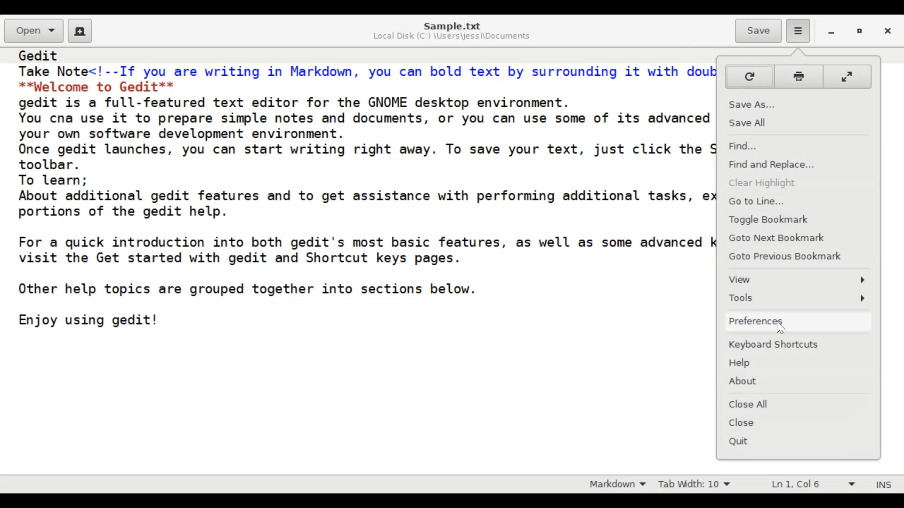 The height and width of the screenshot is (508, 904). What do you see at coordinates (34, 30) in the screenshot?
I see `Open` at bounding box center [34, 30].